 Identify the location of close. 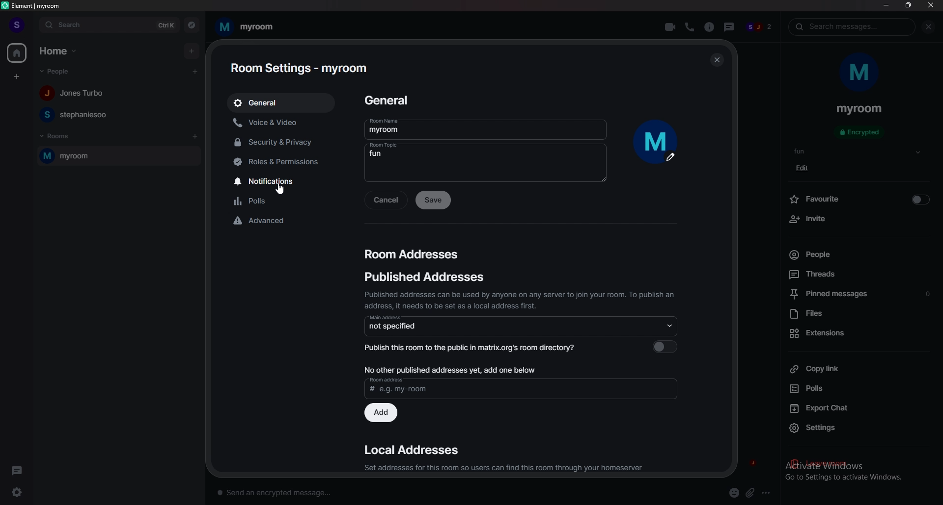
(715, 60).